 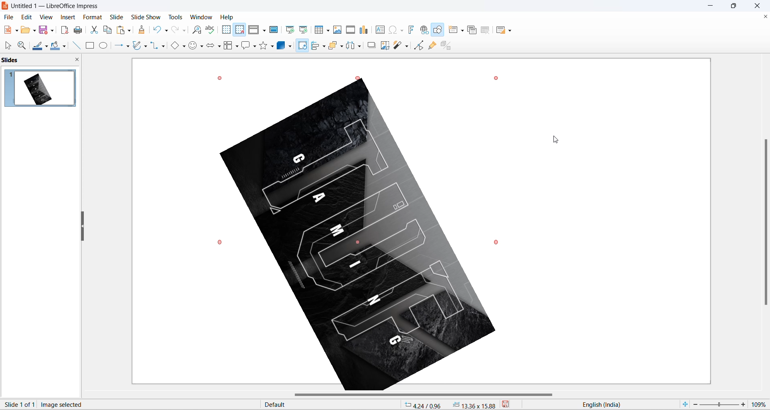 I want to click on show gluepoint functions, so click(x=434, y=45).